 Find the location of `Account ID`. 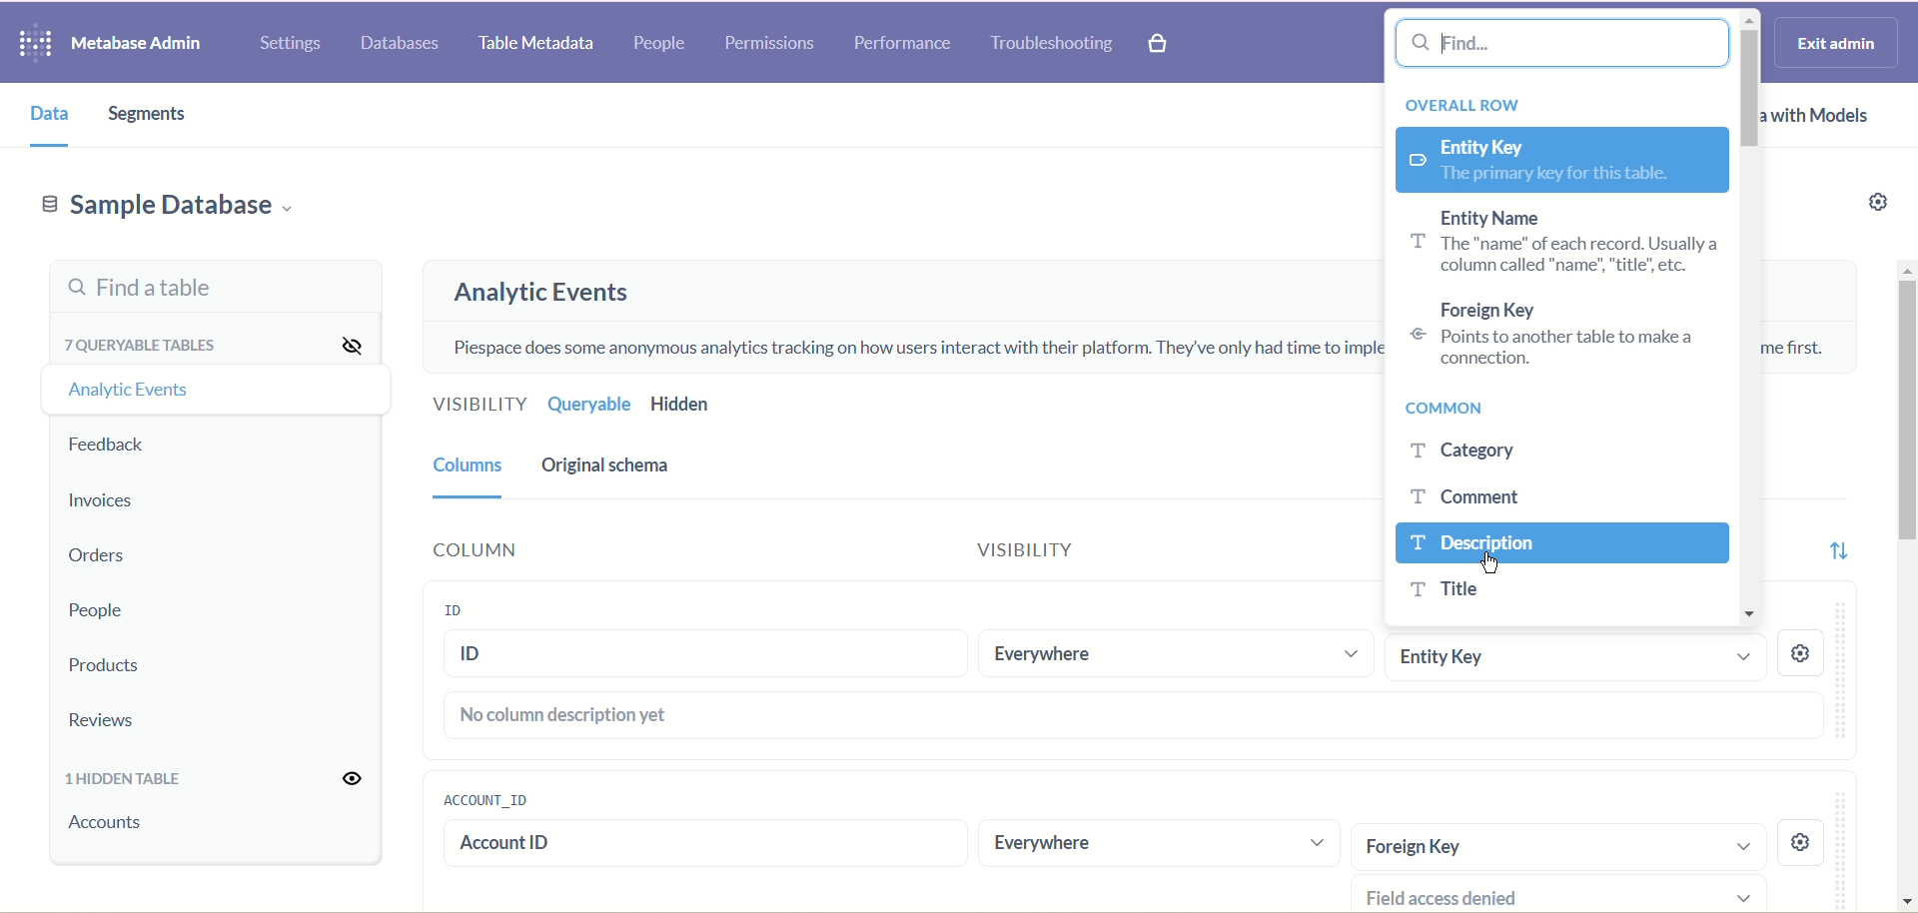

Account ID is located at coordinates (693, 846).